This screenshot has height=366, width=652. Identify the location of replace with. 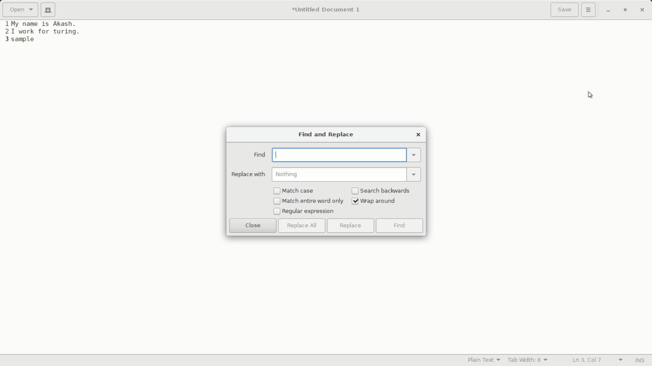
(248, 174).